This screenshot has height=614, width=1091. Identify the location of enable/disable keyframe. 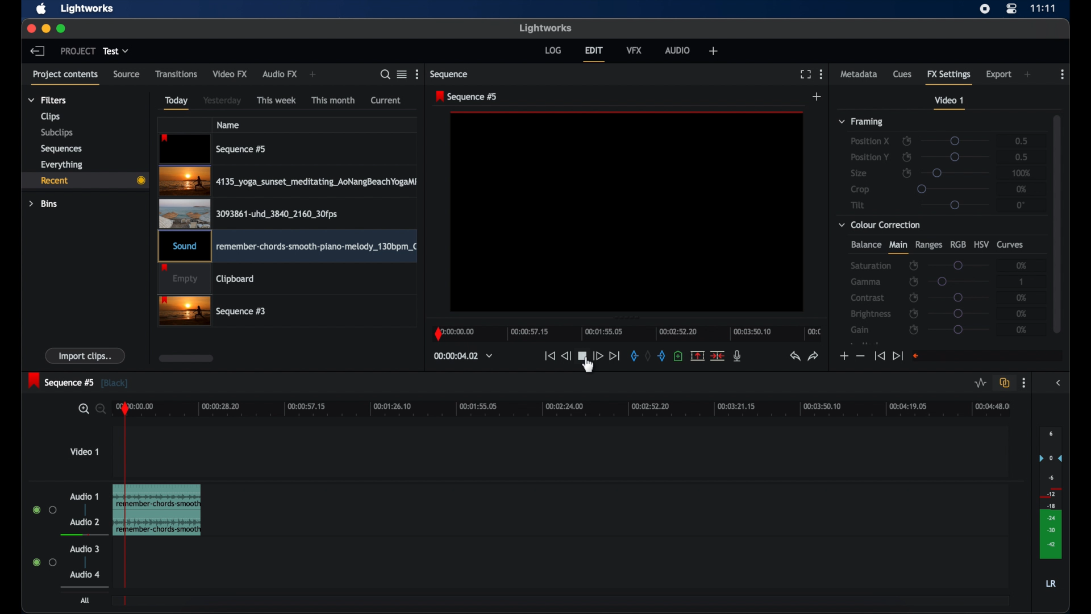
(907, 172).